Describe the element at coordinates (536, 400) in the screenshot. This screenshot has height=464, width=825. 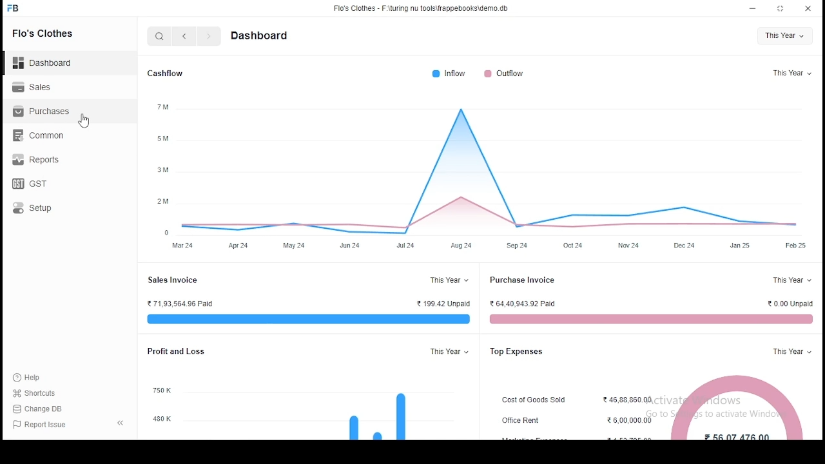
I see `cost of goods sold` at that location.